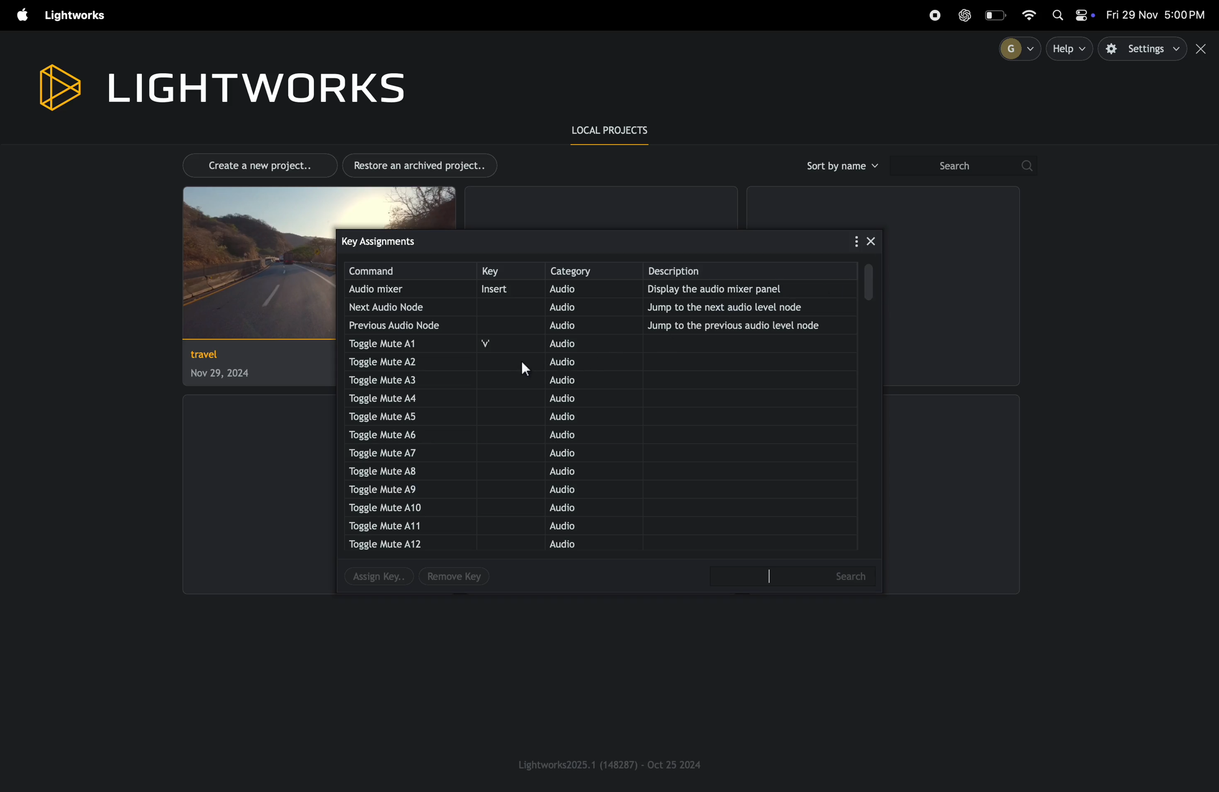 The height and width of the screenshot is (792, 1219). What do you see at coordinates (577, 472) in the screenshot?
I see `audio` at bounding box center [577, 472].